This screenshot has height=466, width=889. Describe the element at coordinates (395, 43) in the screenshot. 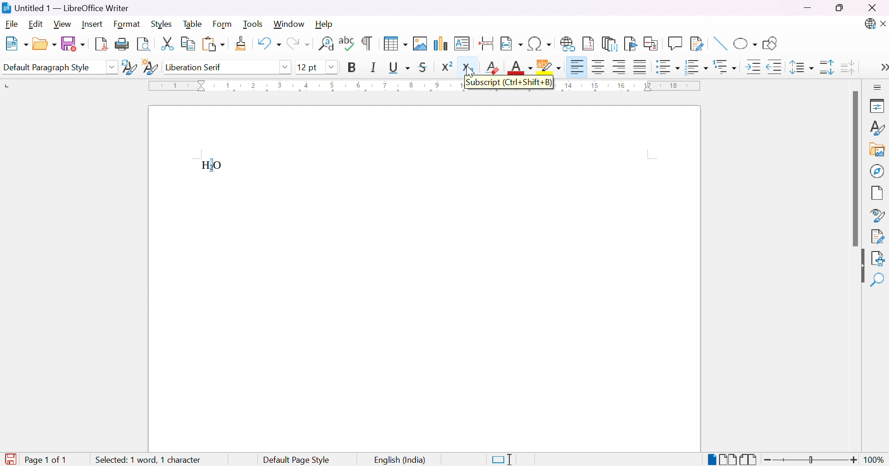

I see `Insert table` at that location.